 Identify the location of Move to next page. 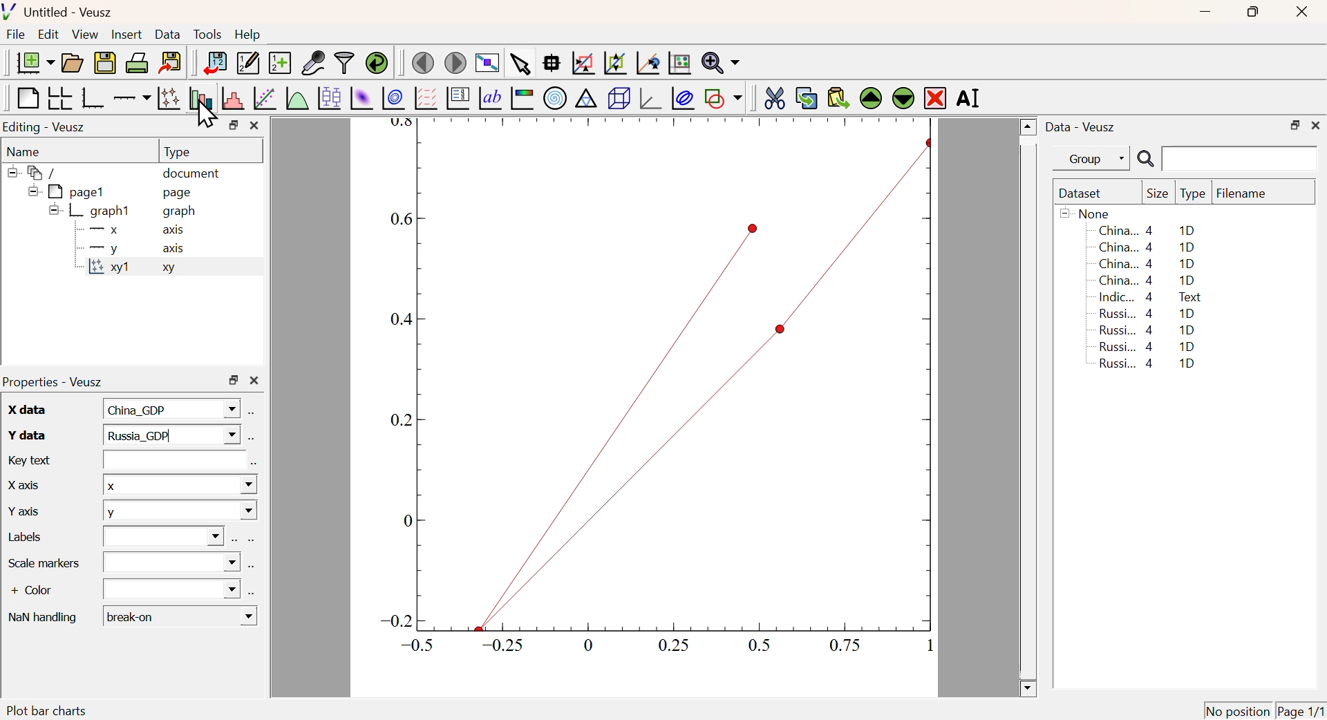
(456, 63).